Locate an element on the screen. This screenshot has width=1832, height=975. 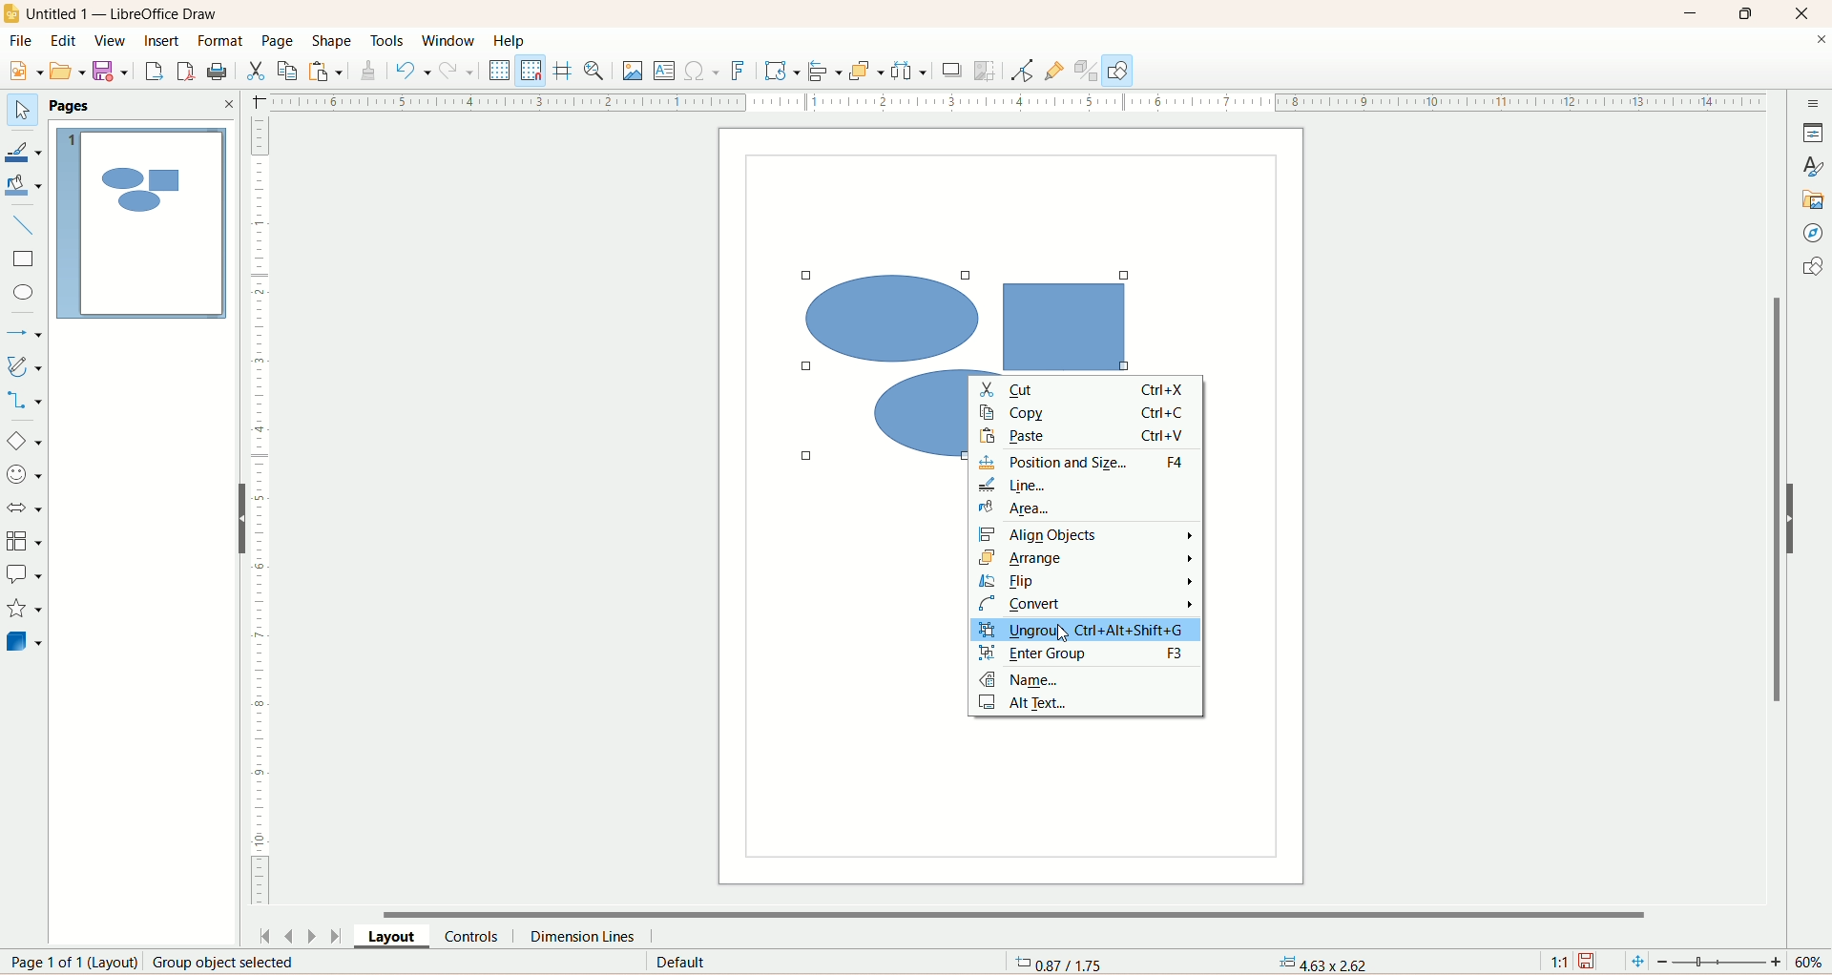
insert is located at coordinates (167, 47).